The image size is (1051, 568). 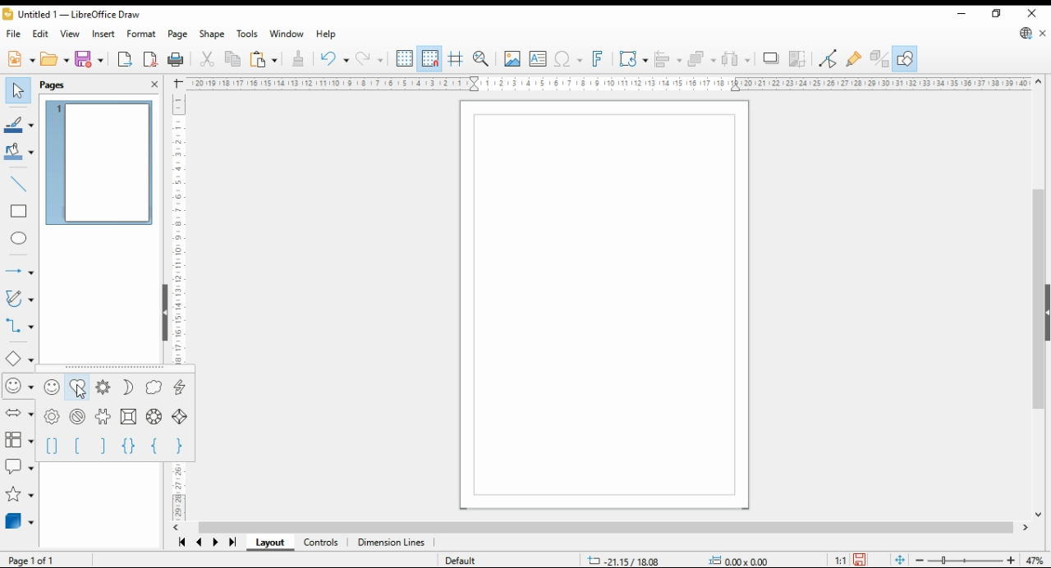 What do you see at coordinates (633, 58) in the screenshot?
I see `transformations` at bounding box center [633, 58].